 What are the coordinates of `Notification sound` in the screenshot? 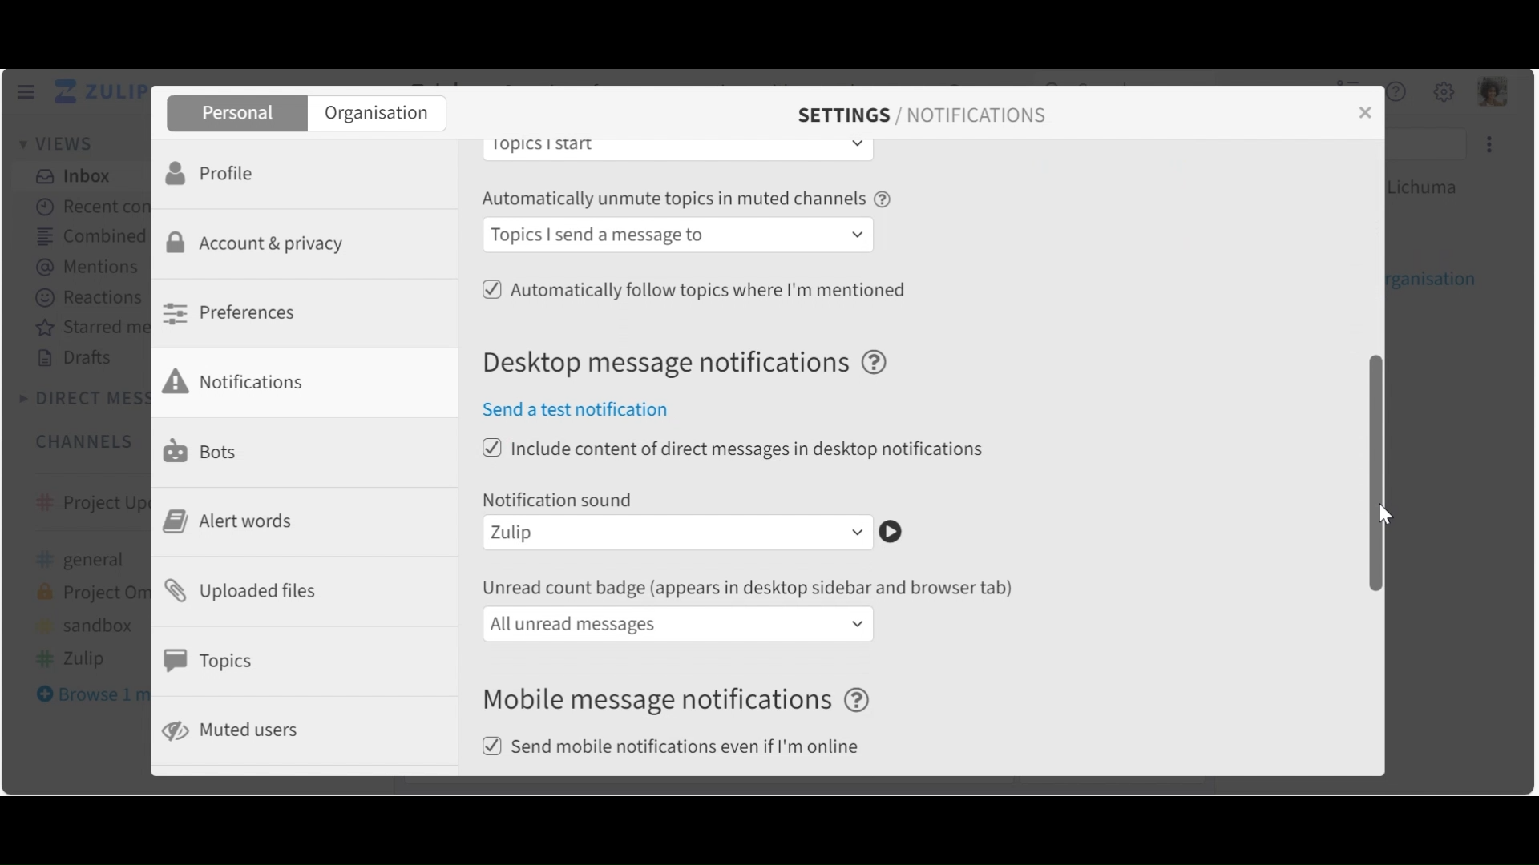 It's located at (560, 499).